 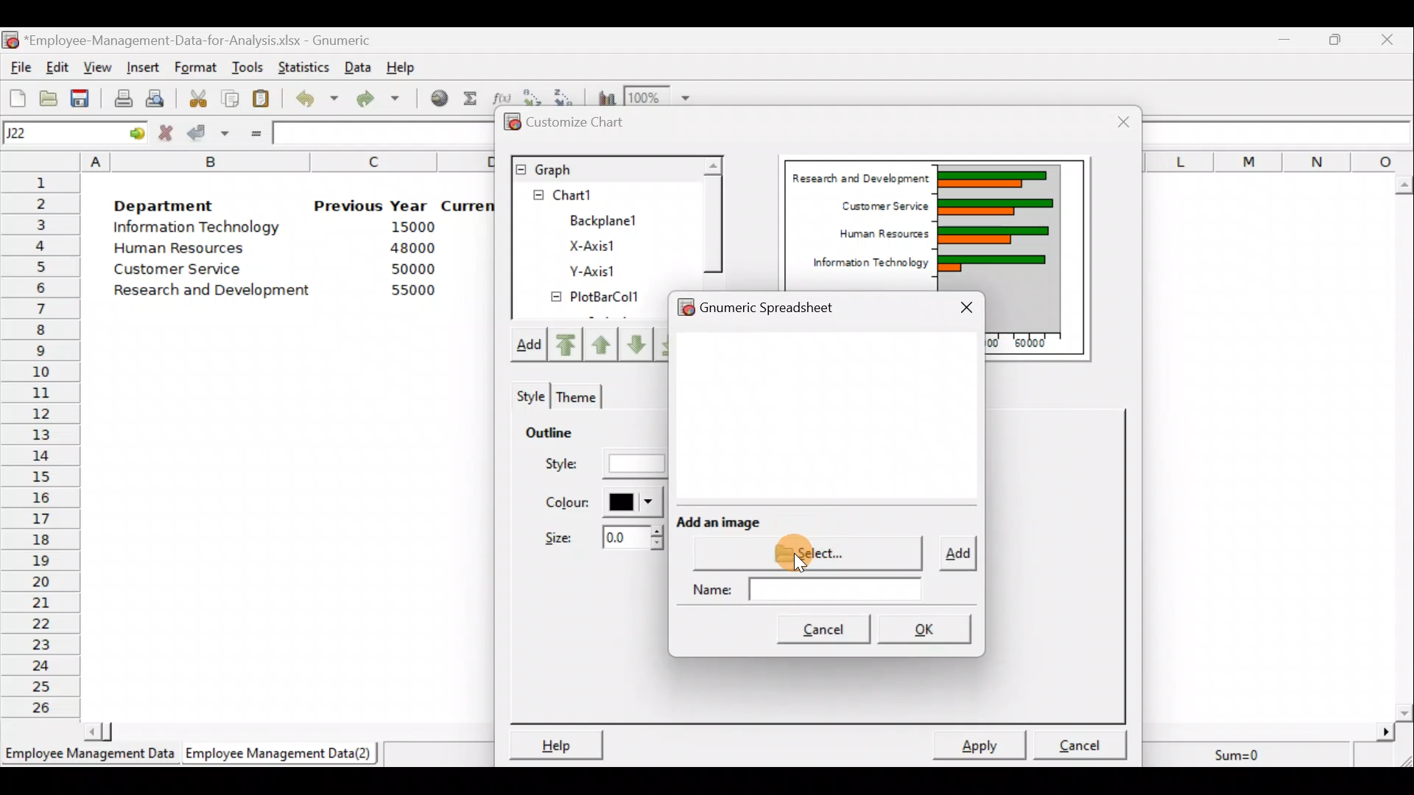 I want to click on BackPlane1, so click(x=613, y=219).